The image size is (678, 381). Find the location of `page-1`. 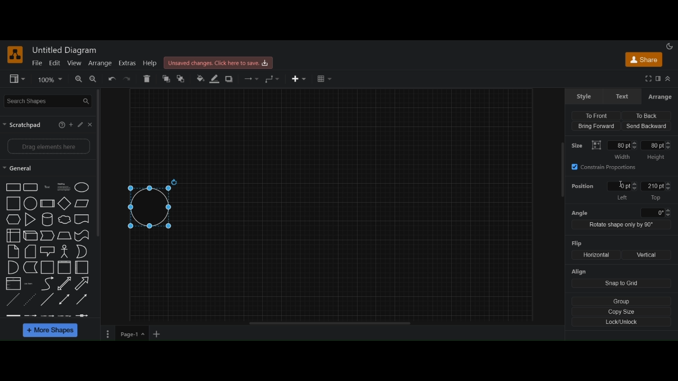

page-1 is located at coordinates (133, 334).